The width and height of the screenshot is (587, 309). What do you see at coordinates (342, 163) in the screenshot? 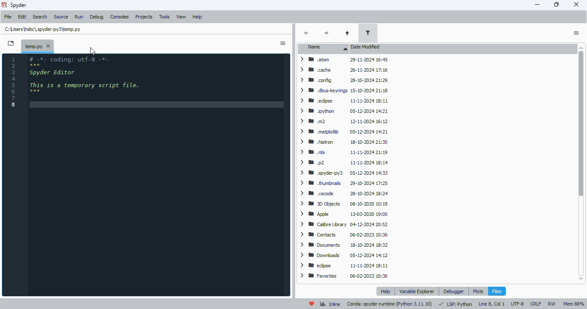
I see `> mp2 11-11-2024 18:14` at bounding box center [342, 163].